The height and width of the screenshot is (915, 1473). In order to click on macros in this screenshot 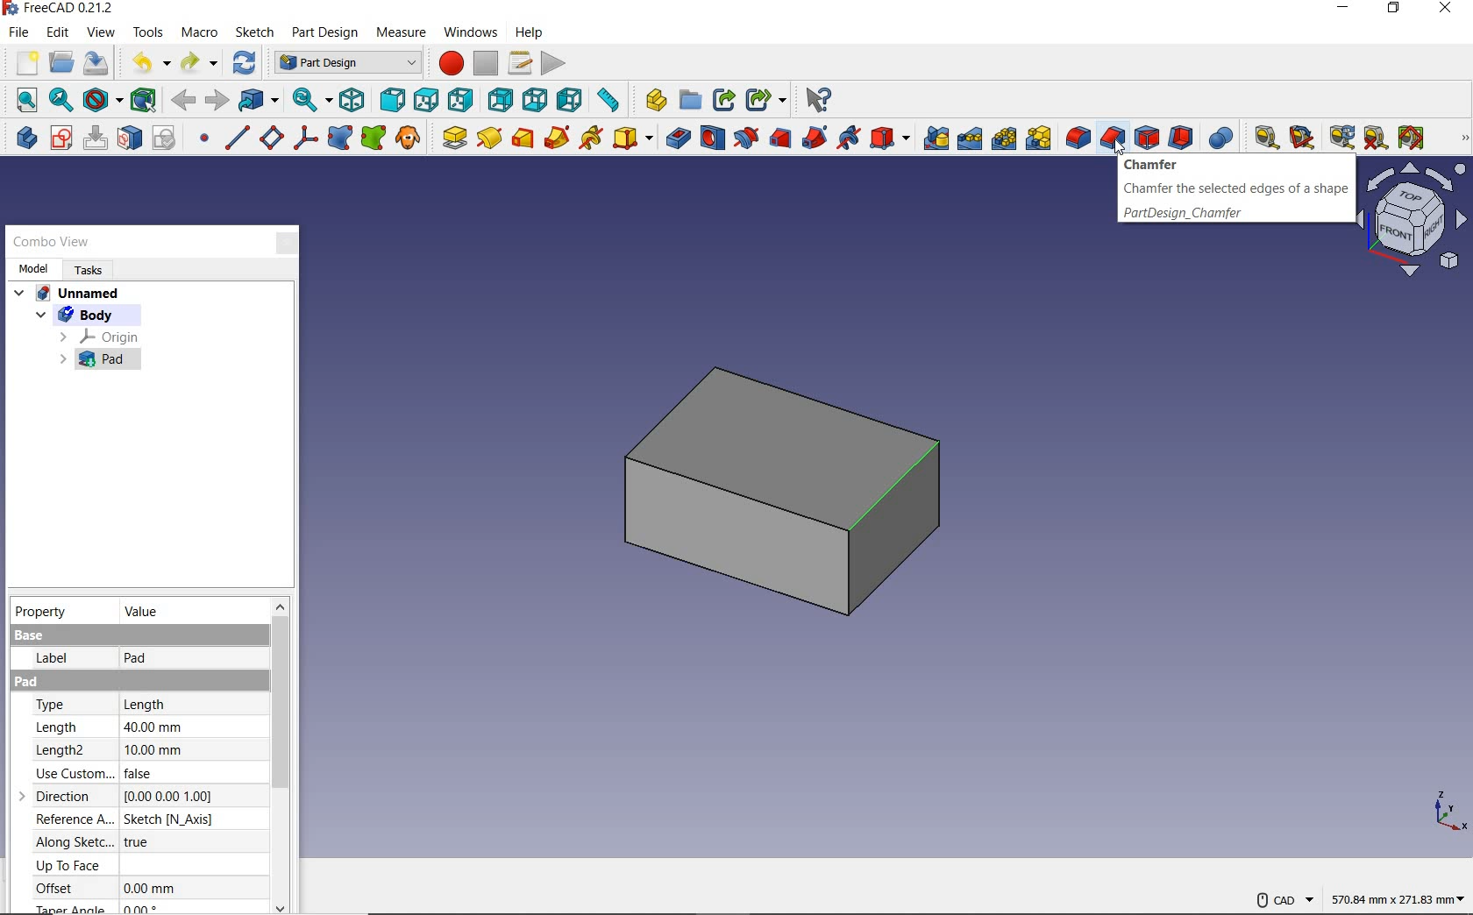, I will do `click(523, 63)`.